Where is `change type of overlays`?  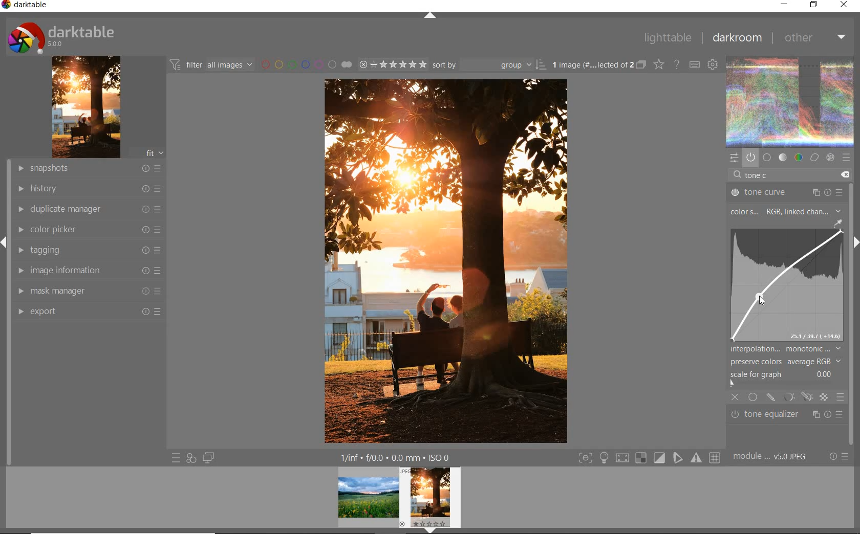
change type of overlays is located at coordinates (659, 64).